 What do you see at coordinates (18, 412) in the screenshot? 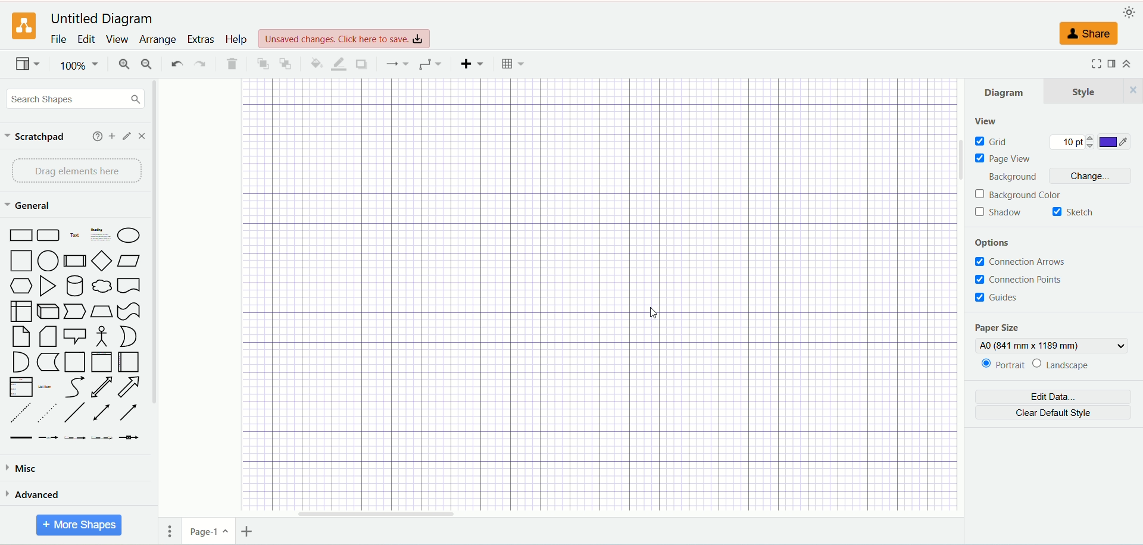
I see `Dashed Line` at bounding box center [18, 412].